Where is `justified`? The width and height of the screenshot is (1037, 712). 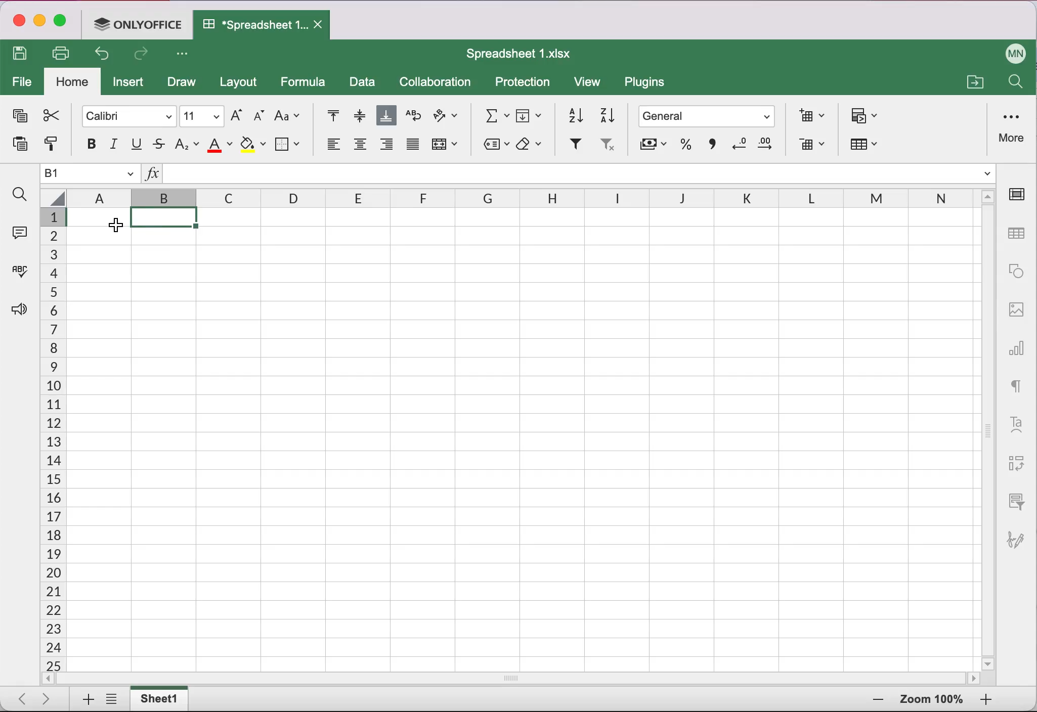
justified is located at coordinates (412, 148).